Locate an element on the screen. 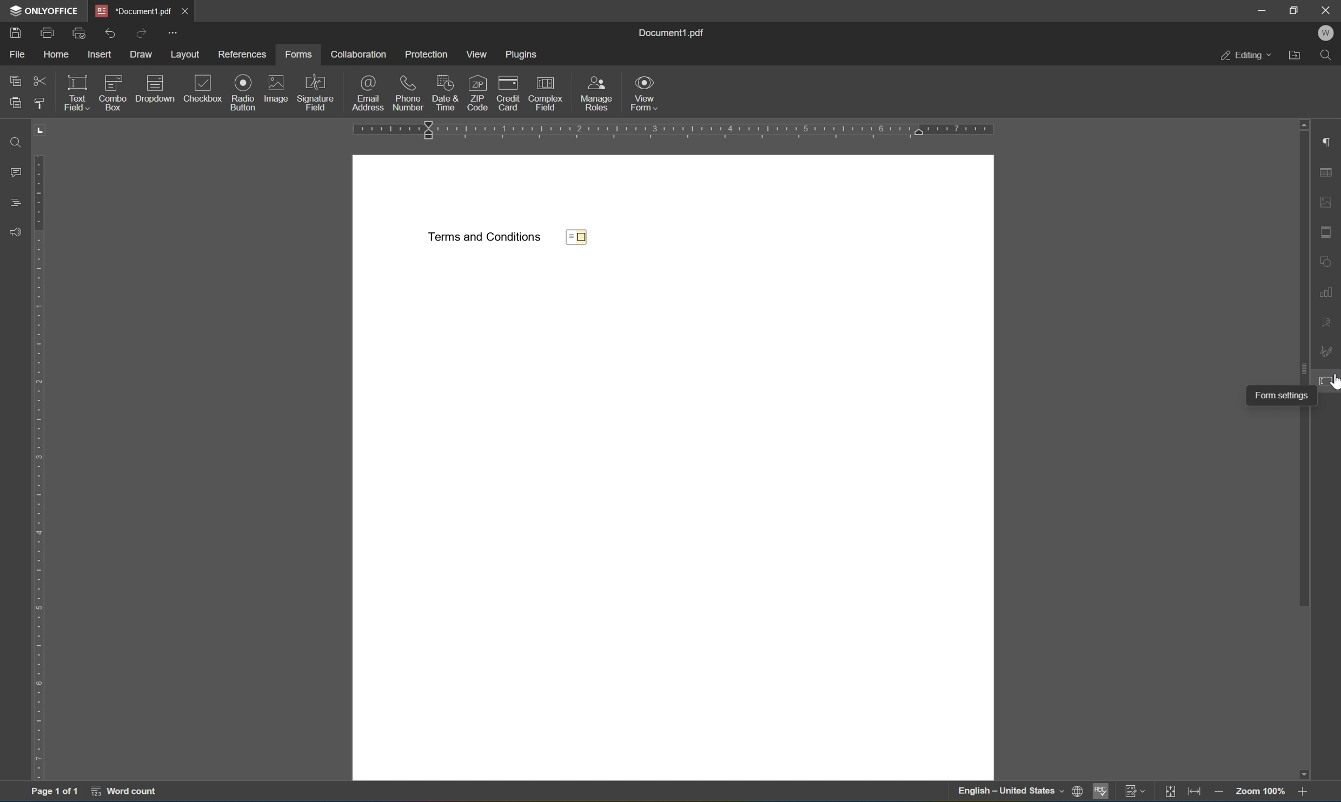 The image size is (1341, 802). plugins is located at coordinates (523, 55).